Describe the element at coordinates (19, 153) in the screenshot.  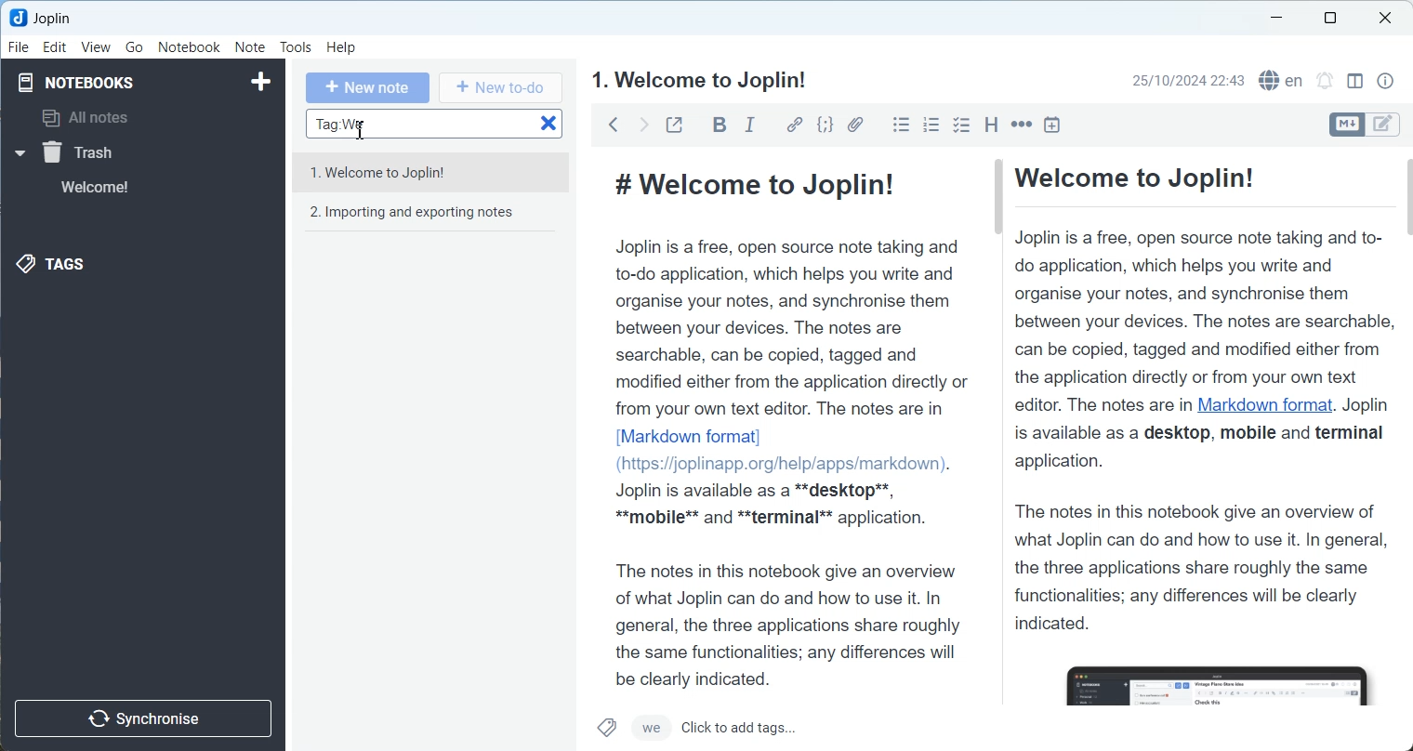
I see `Drop down box` at that location.